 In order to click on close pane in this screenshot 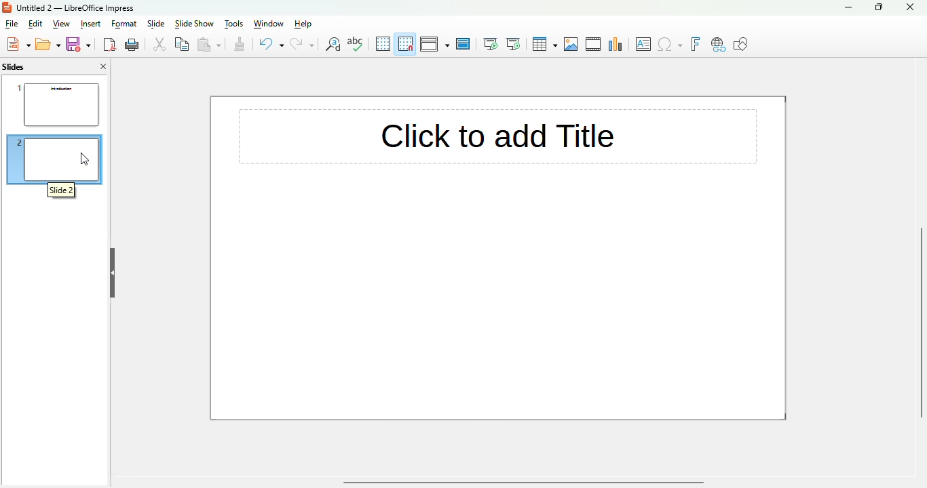, I will do `click(103, 66)`.